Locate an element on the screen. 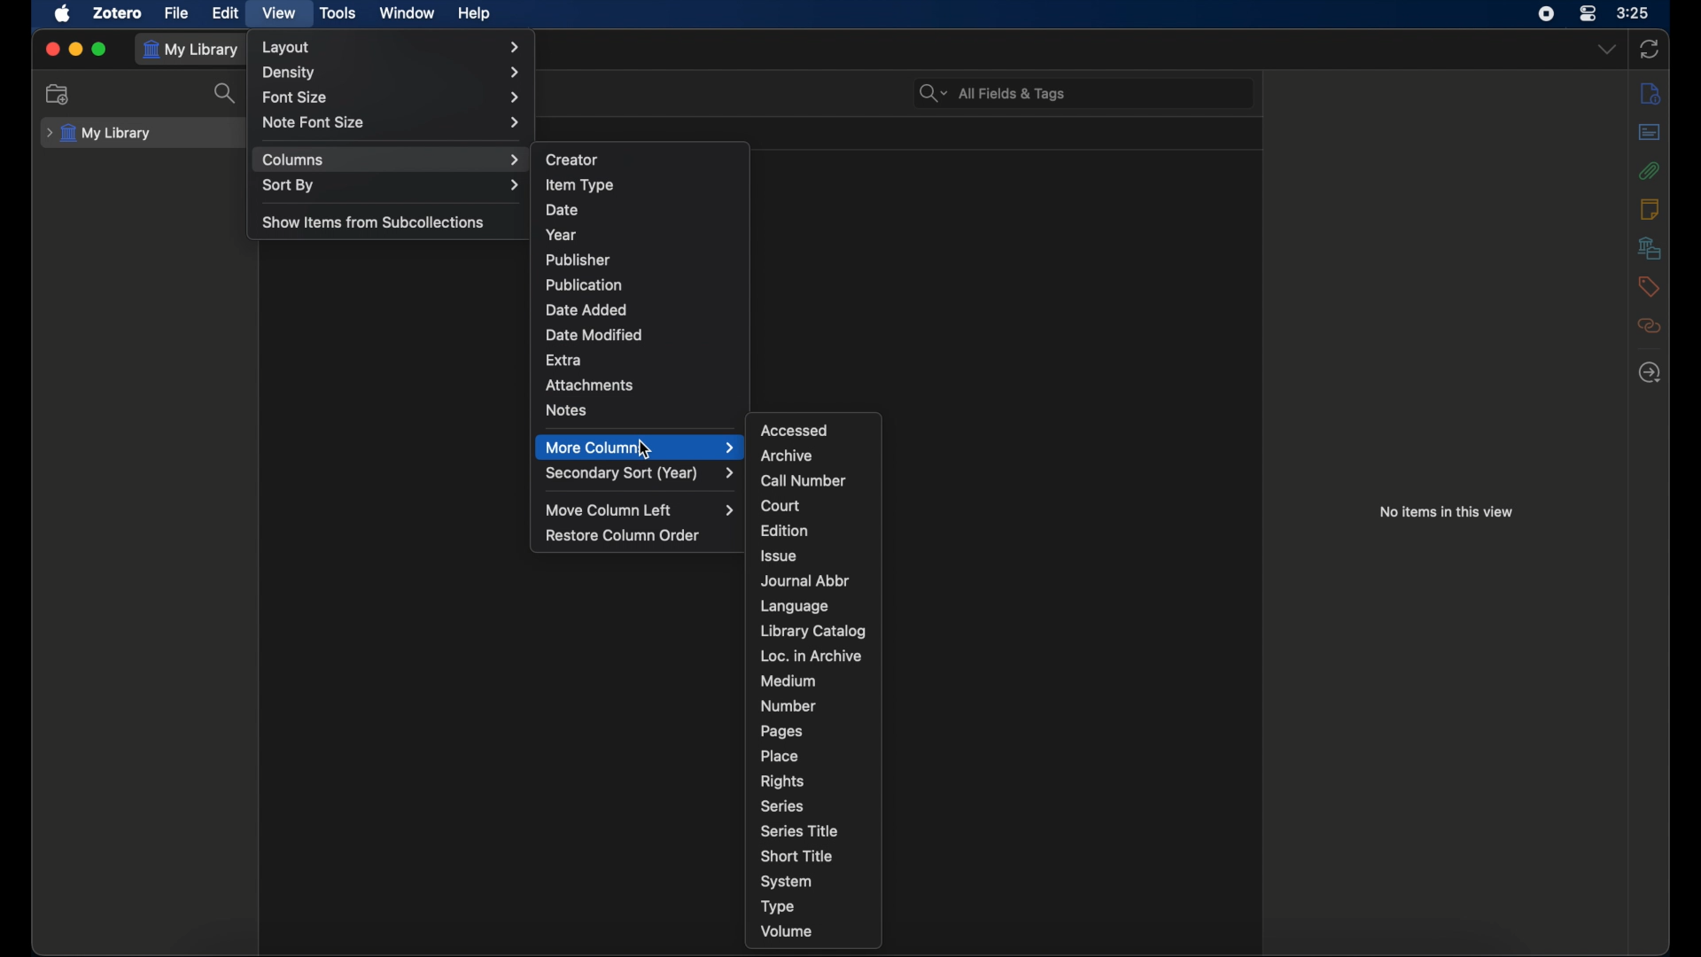 Image resolution: width=1701 pixels, height=957 pixels. sort by is located at coordinates (393, 186).